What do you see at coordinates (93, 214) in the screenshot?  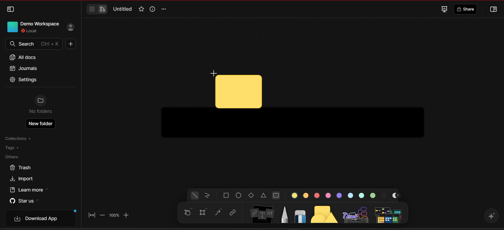 I see `fit to screen` at bounding box center [93, 214].